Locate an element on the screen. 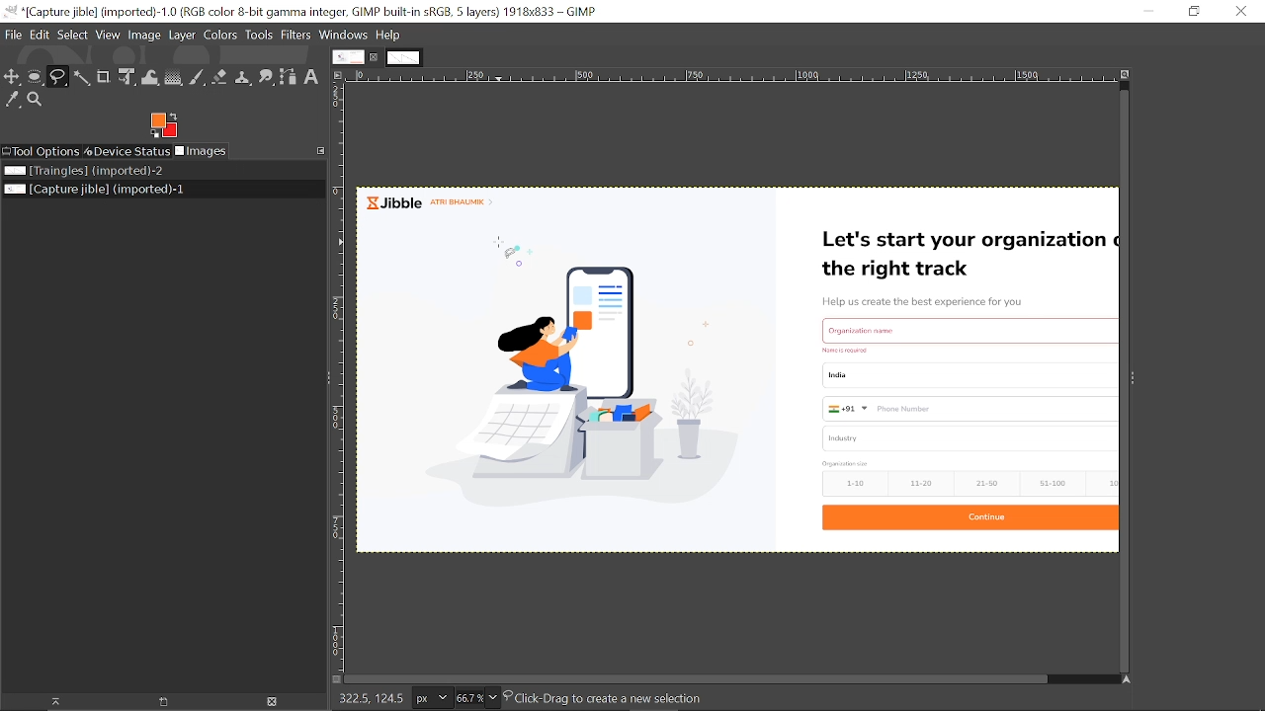 The width and height of the screenshot is (1265, 711). Edit is located at coordinates (41, 35).